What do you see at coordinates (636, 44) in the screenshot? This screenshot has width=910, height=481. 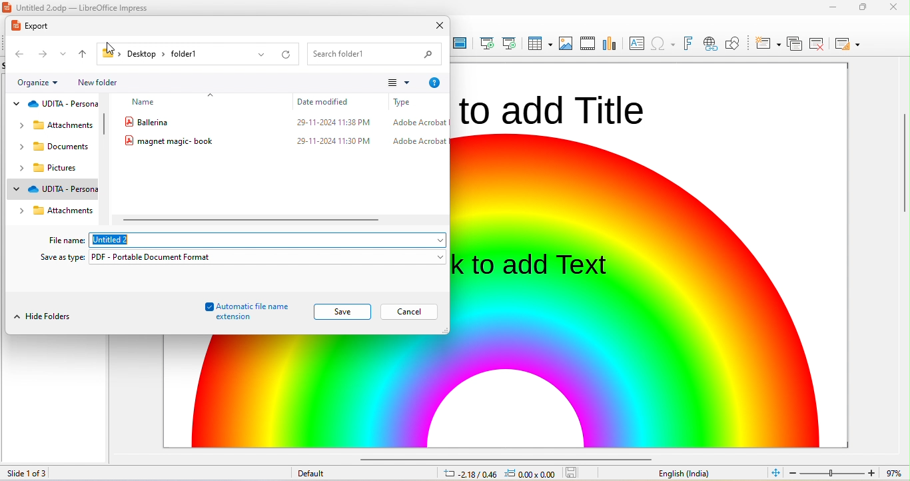 I see `textbox` at bounding box center [636, 44].